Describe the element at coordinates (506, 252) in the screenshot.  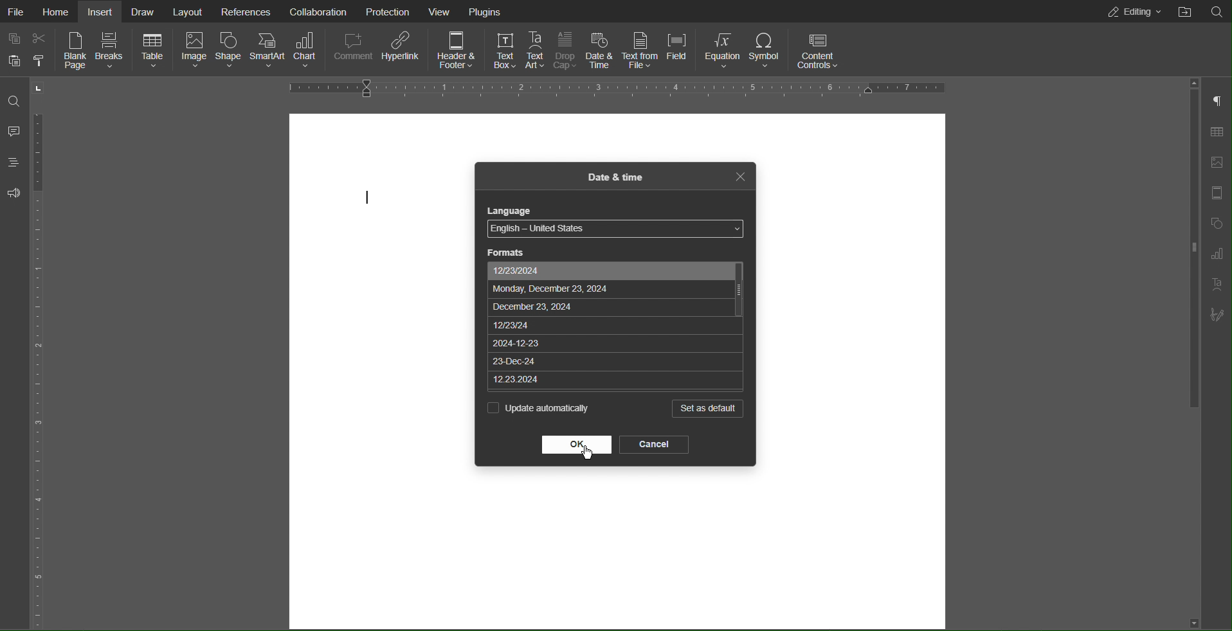
I see `Formats` at that location.